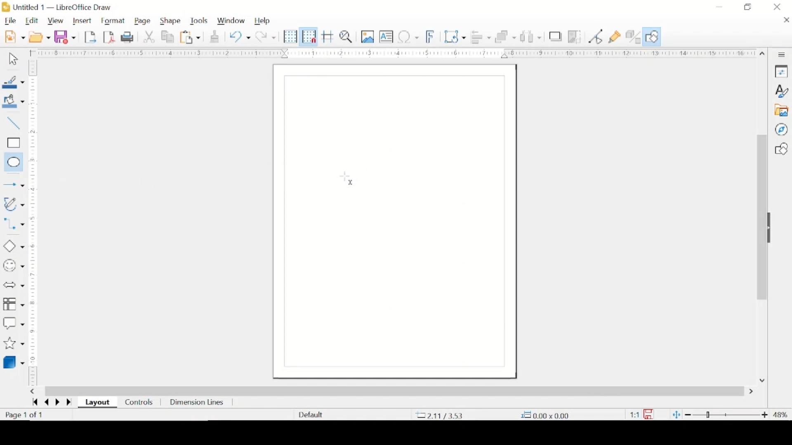 The image size is (792, 445). What do you see at coordinates (556, 36) in the screenshot?
I see `shadow` at bounding box center [556, 36].